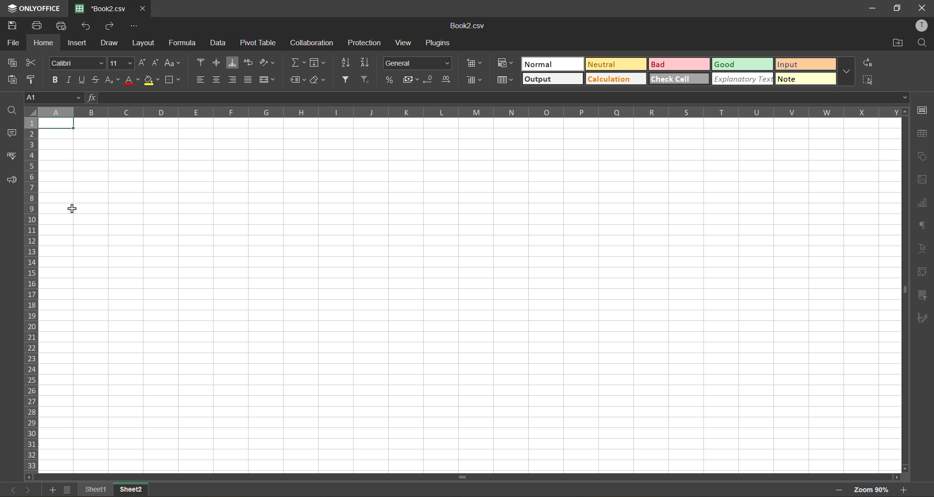  I want to click on zoom out, so click(839, 488).